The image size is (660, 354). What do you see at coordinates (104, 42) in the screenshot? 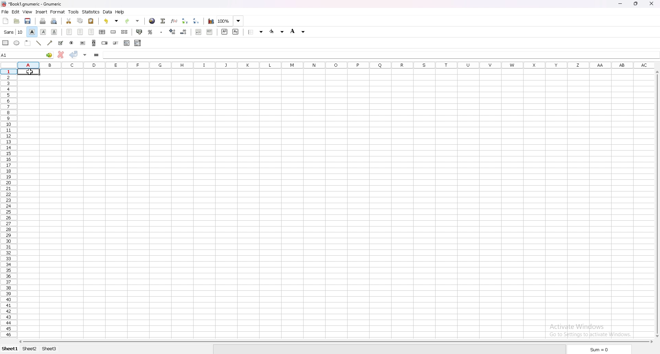
I see `spin button` at bounding box center [104, 42].